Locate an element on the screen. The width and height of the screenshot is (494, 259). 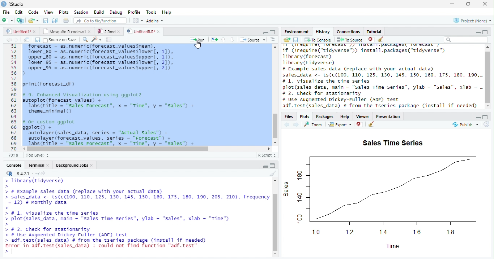
Scroll  is located at coordinates (274, 95).